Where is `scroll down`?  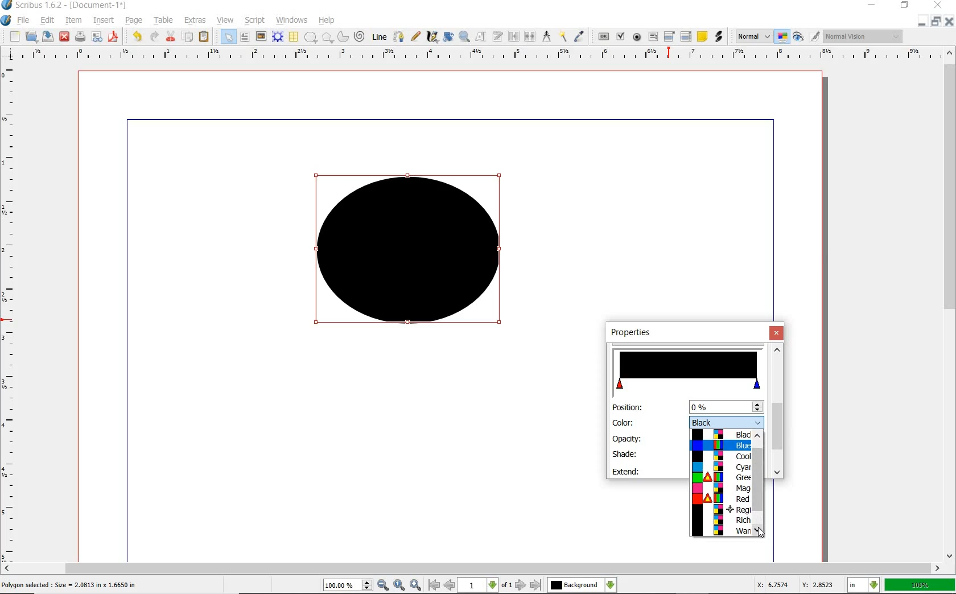
scroll down is located at coordinates (776, 473).